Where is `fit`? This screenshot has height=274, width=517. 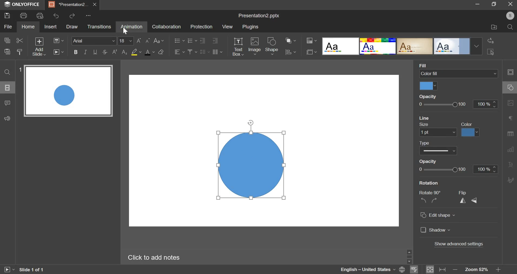 fit is located at coordinates (436, 269).